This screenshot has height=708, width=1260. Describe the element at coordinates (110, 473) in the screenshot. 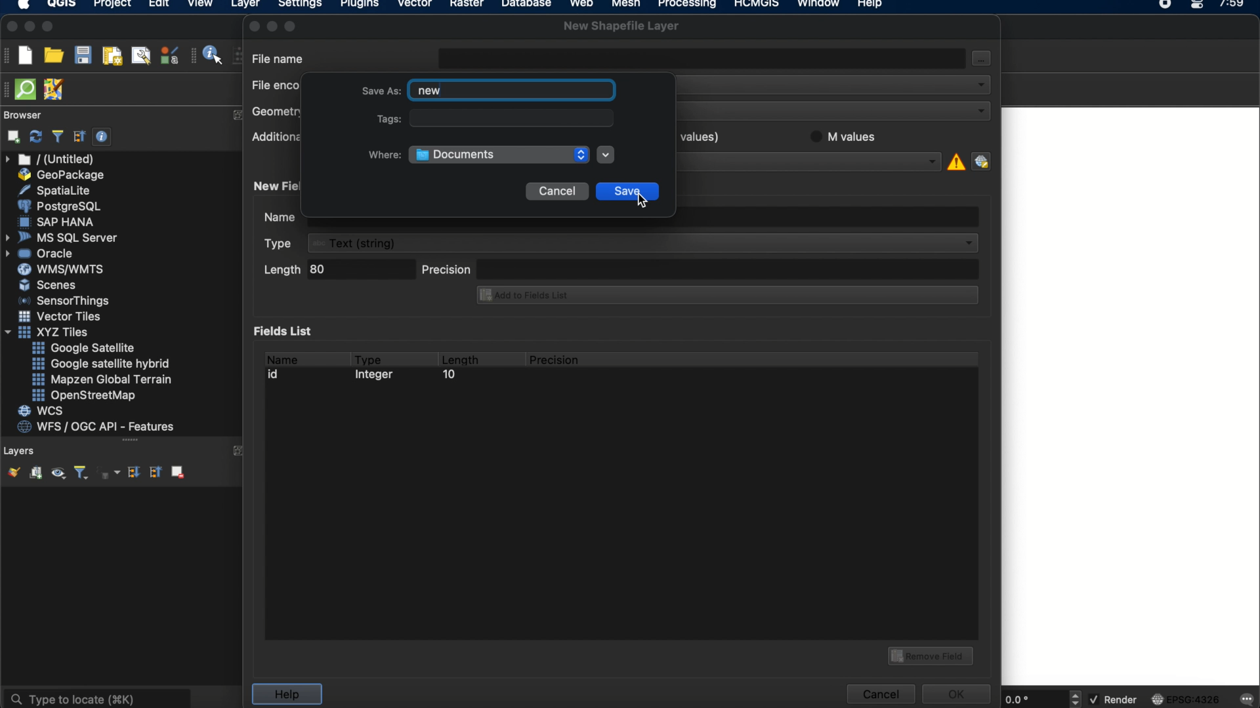

I see `filter legend by expression` at that location.